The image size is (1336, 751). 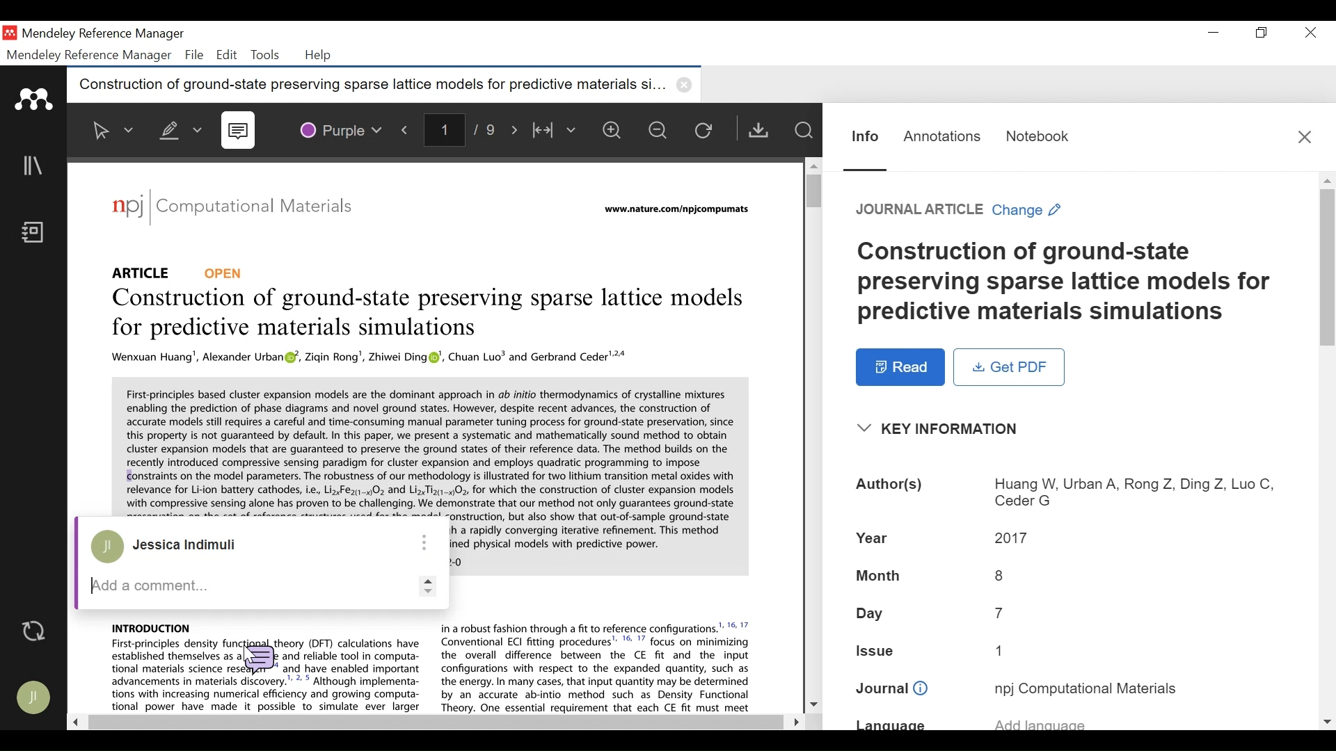 I want to click on Color, so click(x=342, y=129).